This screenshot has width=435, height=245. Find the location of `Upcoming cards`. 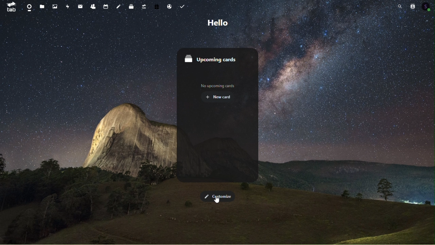

Upcoming cards is located at coordinates (217, 59).